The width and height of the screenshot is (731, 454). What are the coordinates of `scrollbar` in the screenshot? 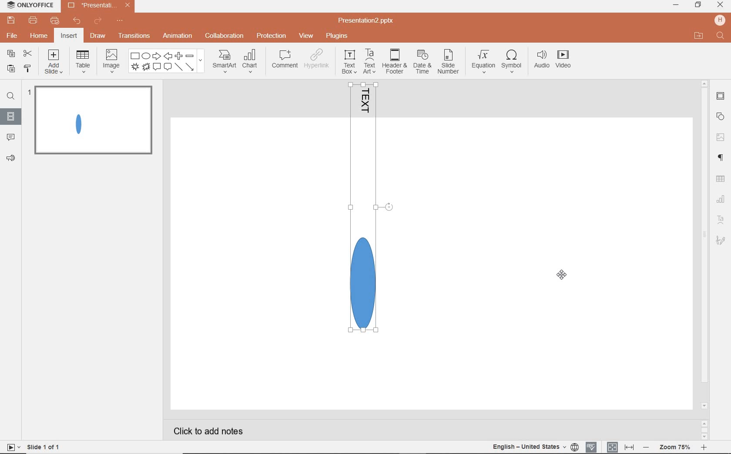 It's located at (705, 244).